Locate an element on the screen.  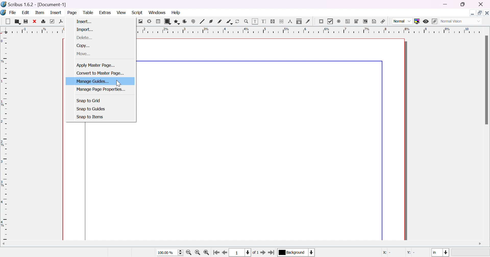
PDF text field is located at coordinates (348, 22).